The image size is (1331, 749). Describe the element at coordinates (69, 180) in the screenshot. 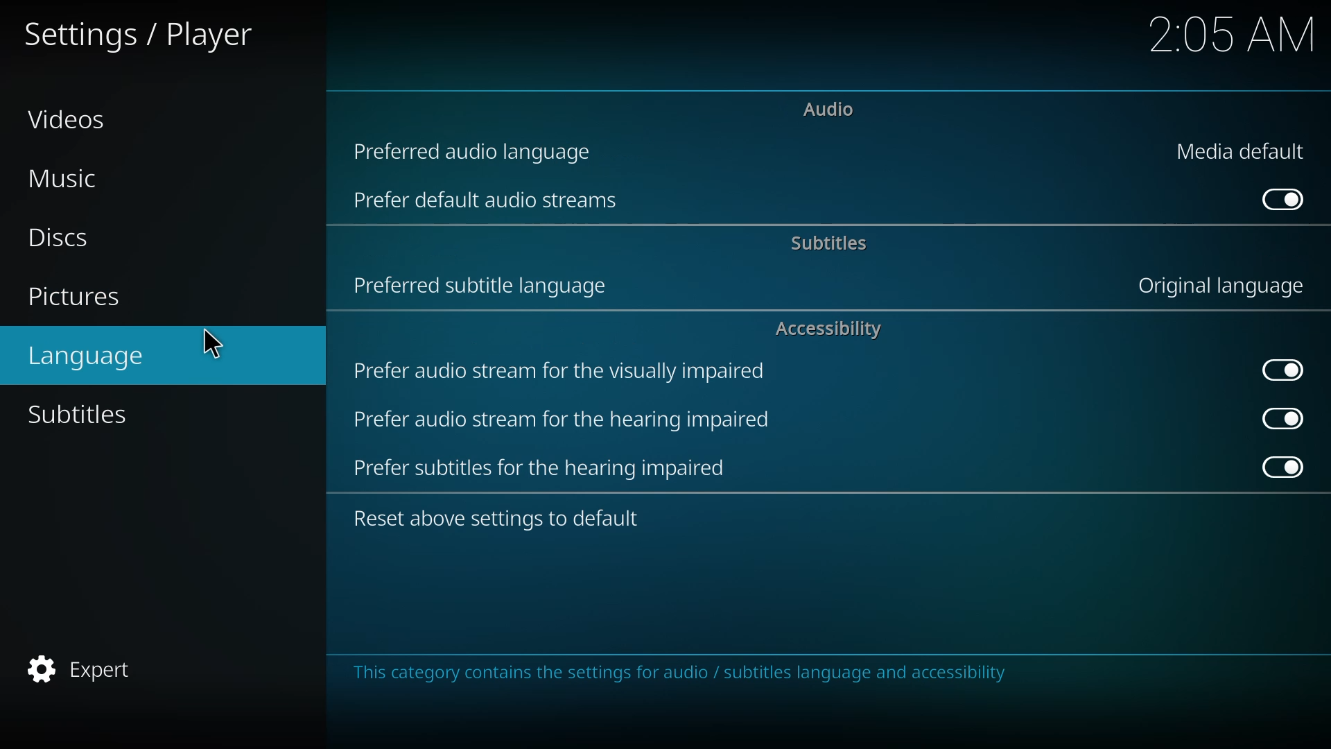

I see `music` at that location.